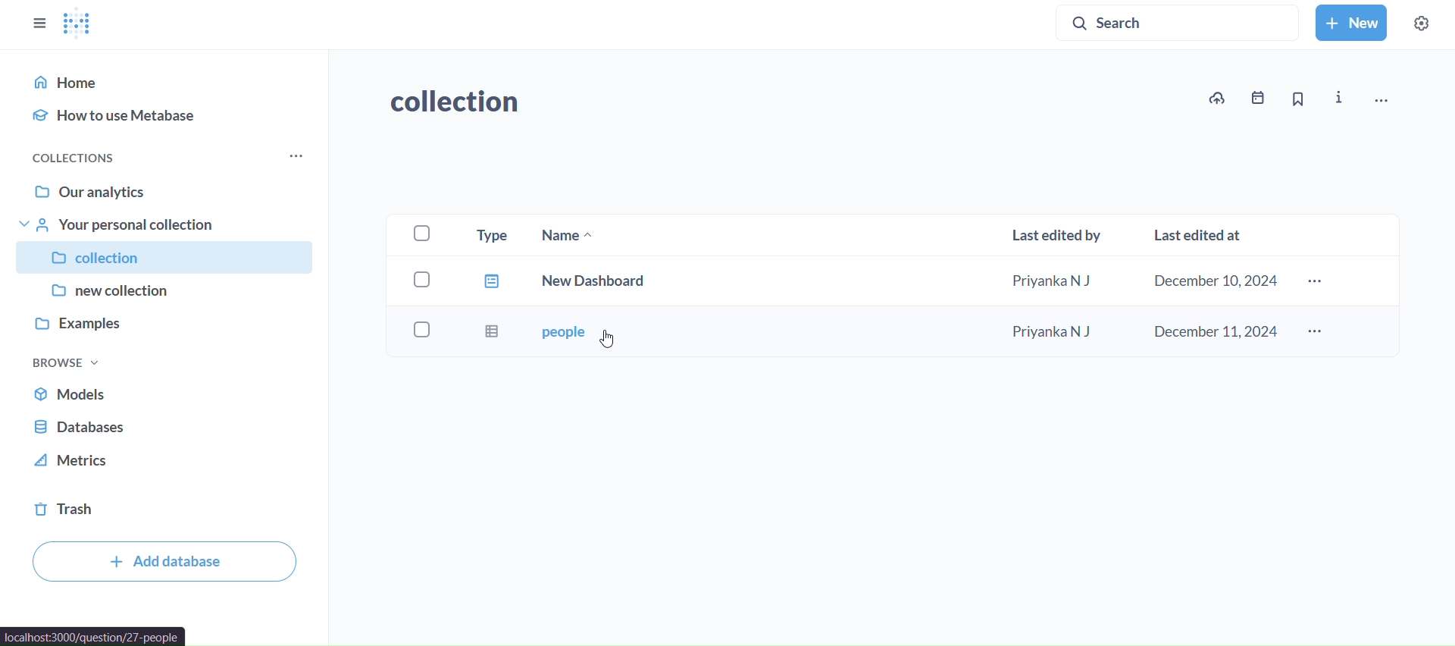 This screenshot has width=1455, height=646. I want to click on collection, so click(452, 104).